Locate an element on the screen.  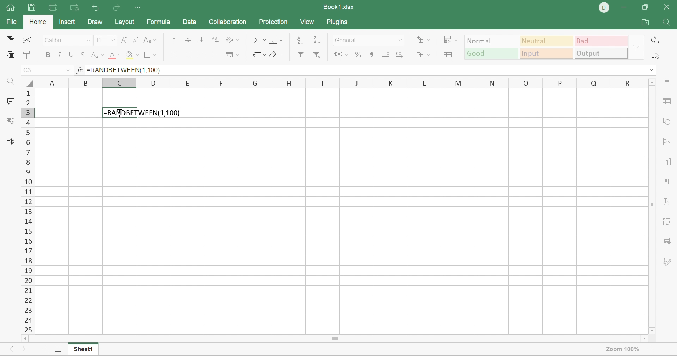
Layout is located at coordinates (124, 23).